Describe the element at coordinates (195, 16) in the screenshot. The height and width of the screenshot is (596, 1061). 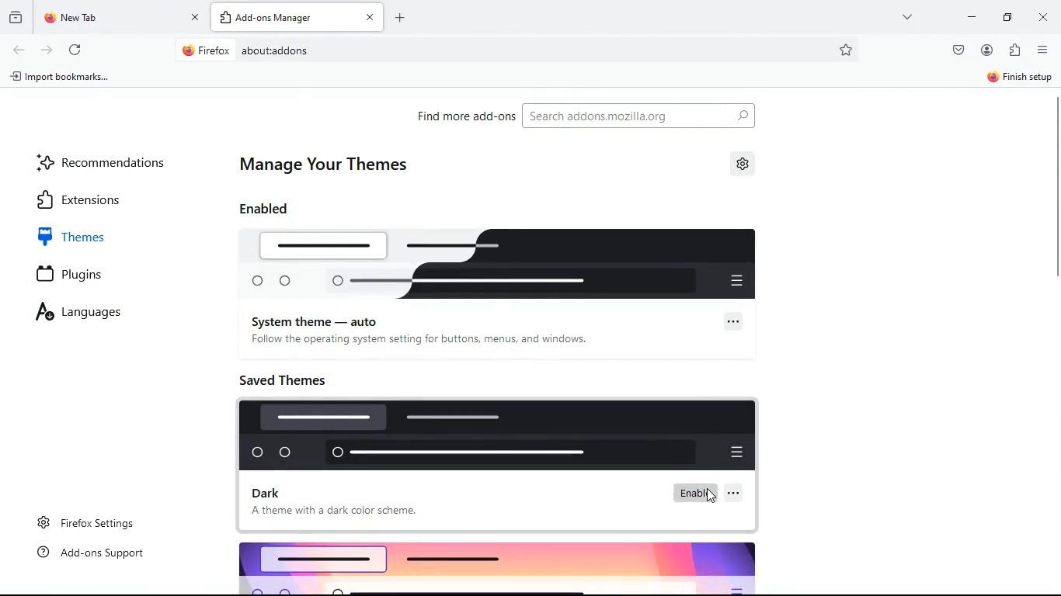
I see `close` at that location.